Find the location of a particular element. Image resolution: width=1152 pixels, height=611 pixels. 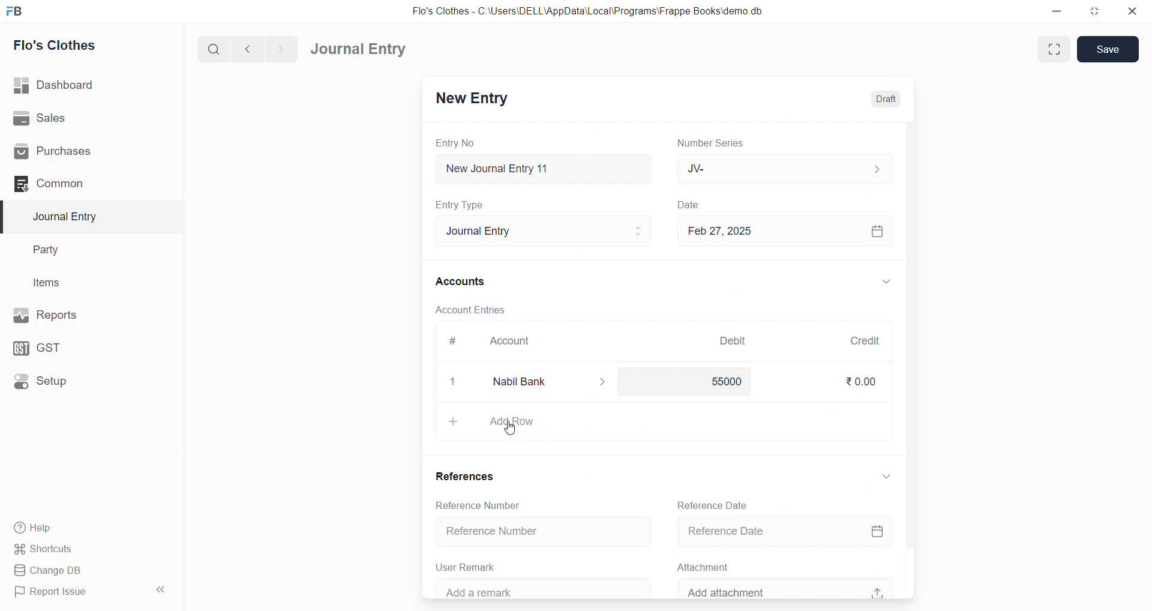

Purchases is located at coordinates (73, 152).